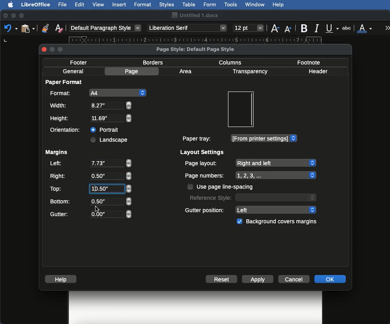  Describe the element at coordinates (210, 5) in the screenshot. I see `Form` at that location.